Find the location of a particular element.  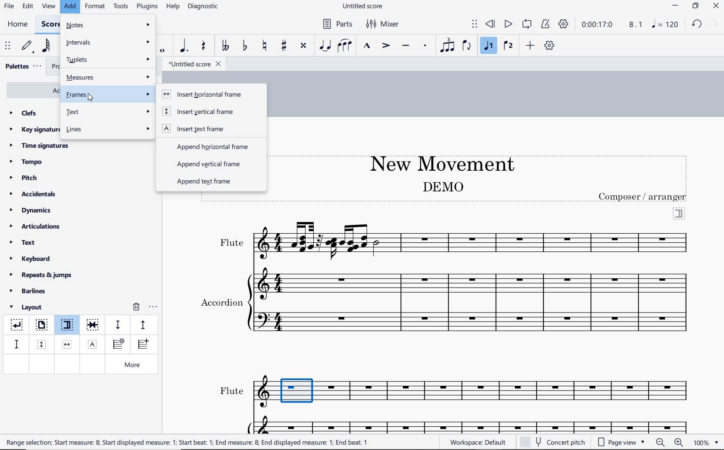

redo is located at coordinates (714, 23).